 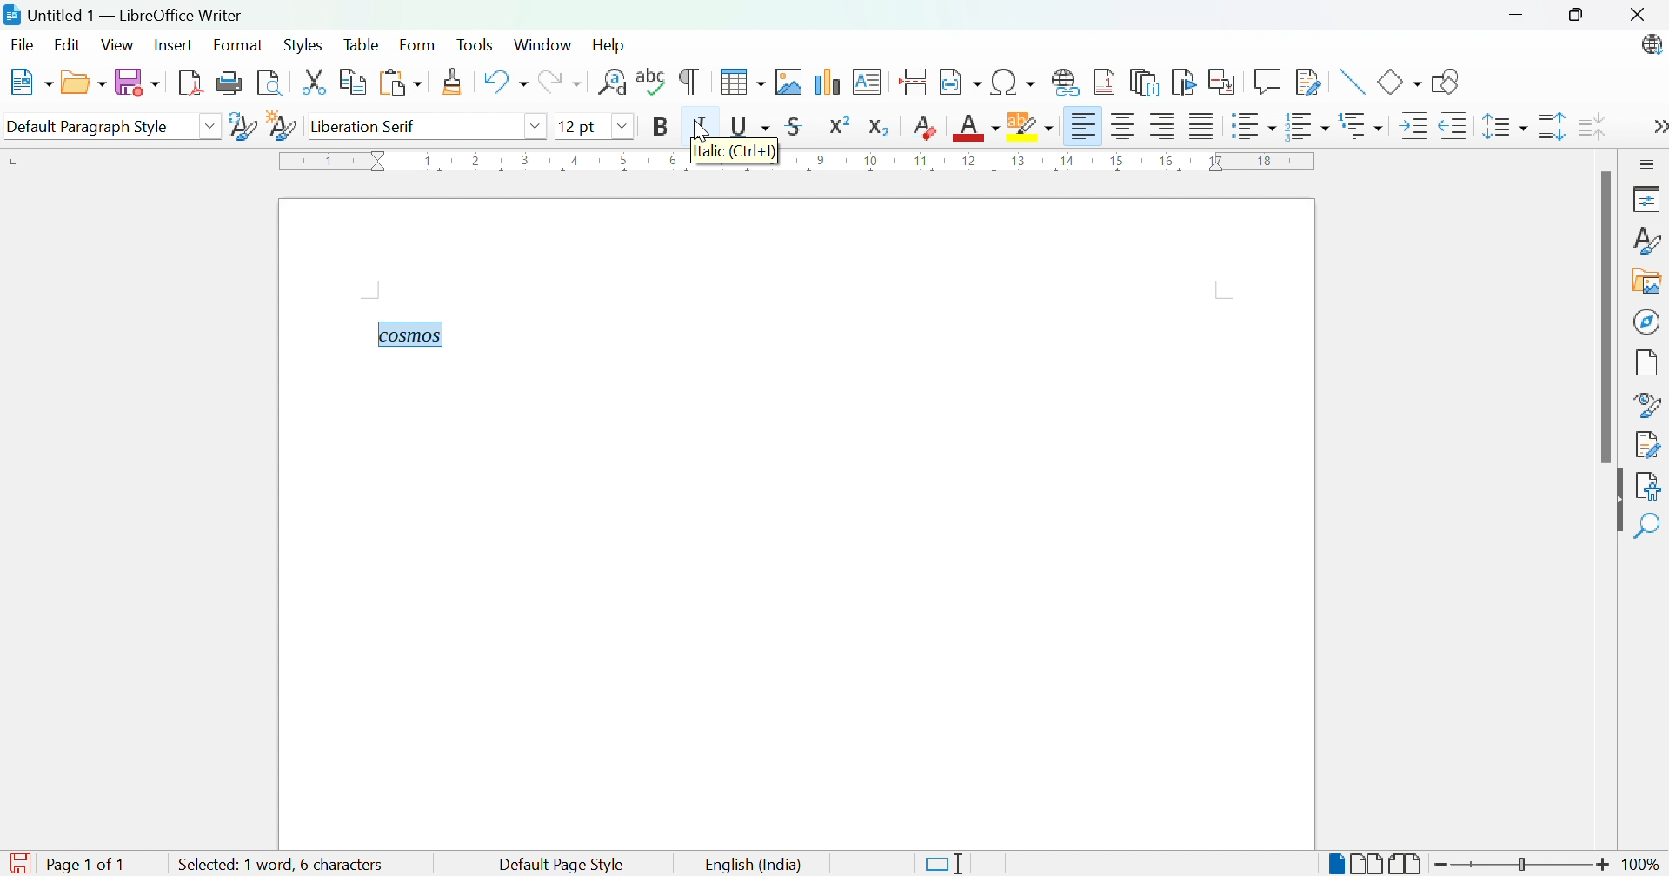 I want to click on Help, so click(x=613, y=47).